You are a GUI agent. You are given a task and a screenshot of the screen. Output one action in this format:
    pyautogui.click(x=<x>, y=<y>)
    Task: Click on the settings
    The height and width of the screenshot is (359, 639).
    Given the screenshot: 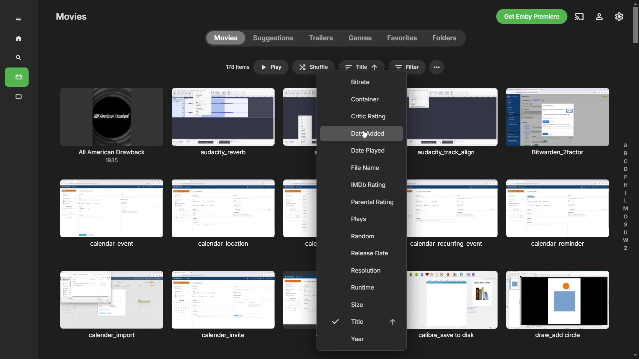 What is the action you would take?
    pyautogui.click(x=619, y=16)
    